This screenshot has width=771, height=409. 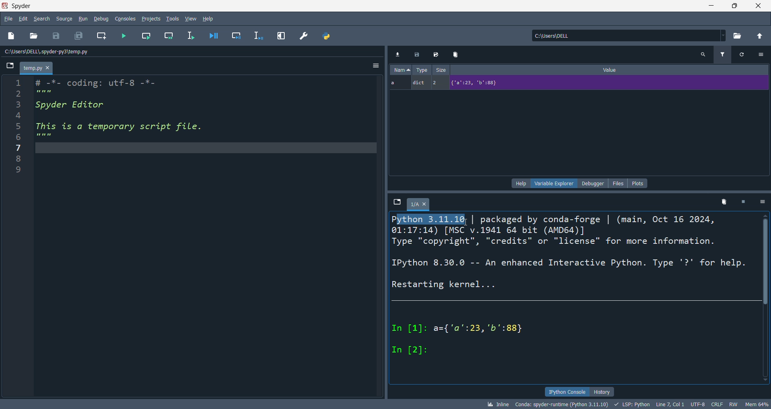 What do you see at coordinates (51, 51) in the screenshot?
I see `c:\users\dell\.spyder-py3\temp.py` at bounding box center [51, 51].